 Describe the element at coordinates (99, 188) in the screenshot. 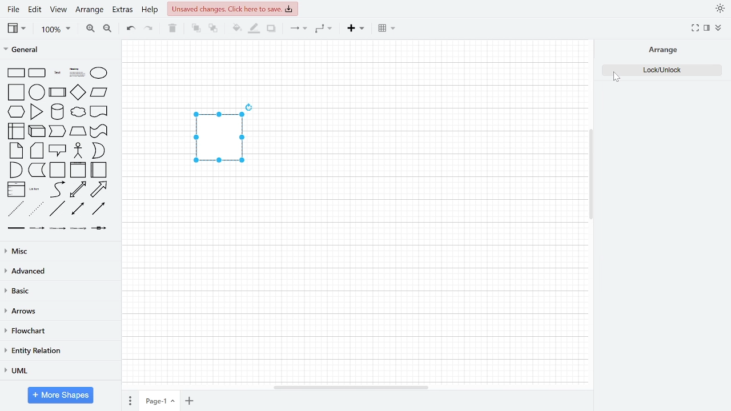

I see `arrow` at that location.